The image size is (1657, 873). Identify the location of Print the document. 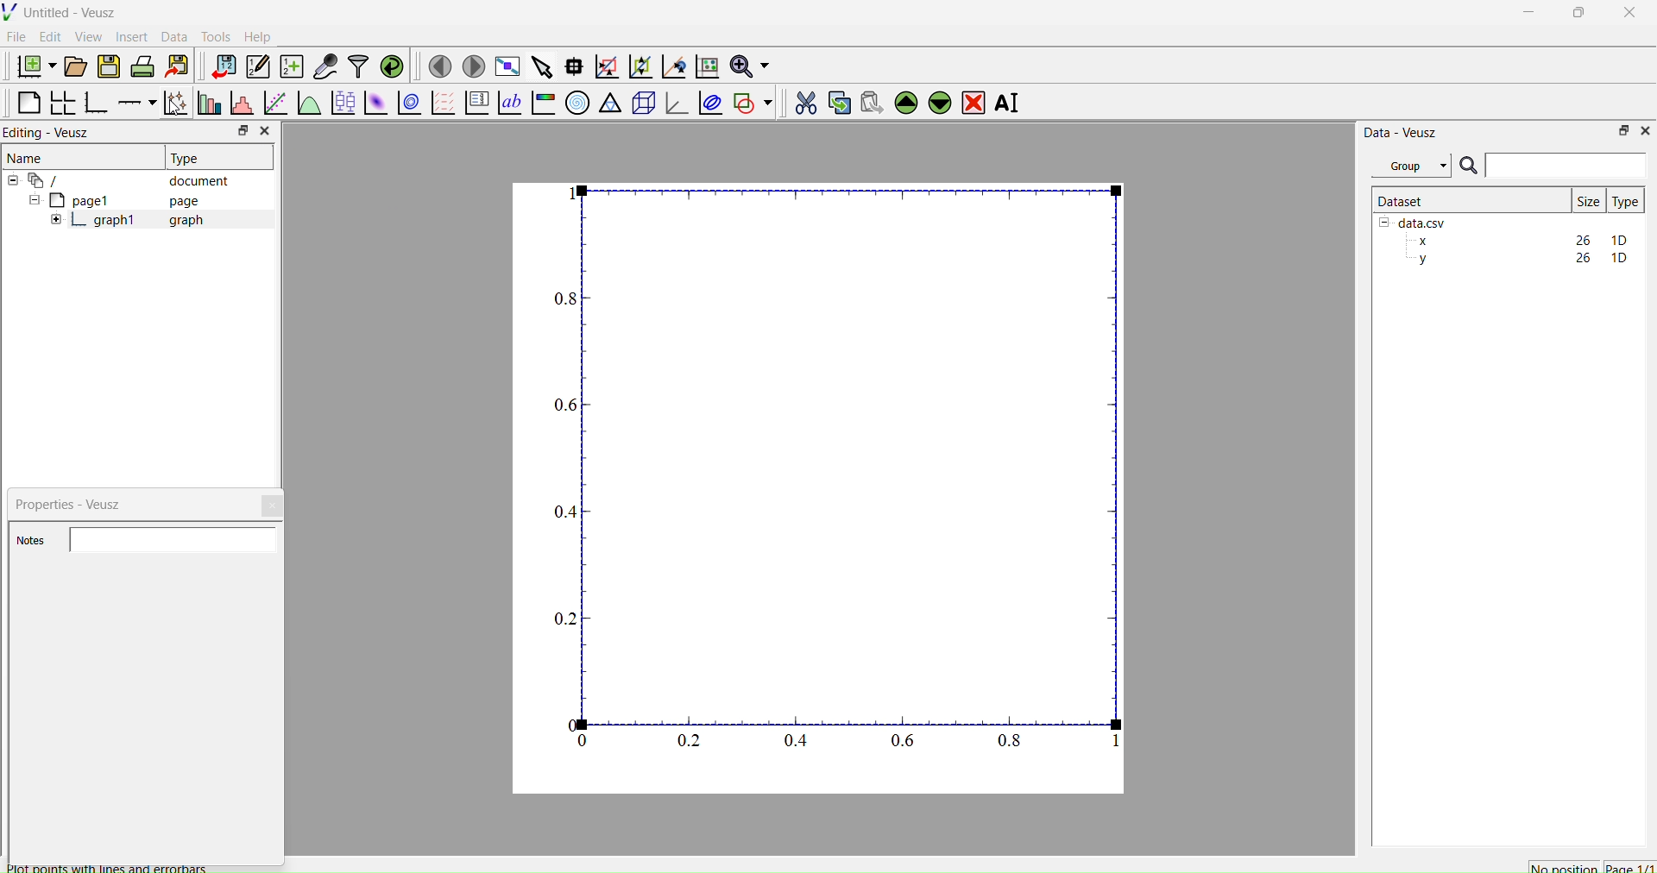
(142, 65).